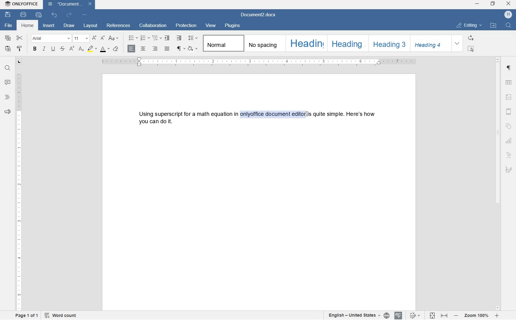 This screenshot has width=516, height=320. I want to click on find, so click(7, 67).